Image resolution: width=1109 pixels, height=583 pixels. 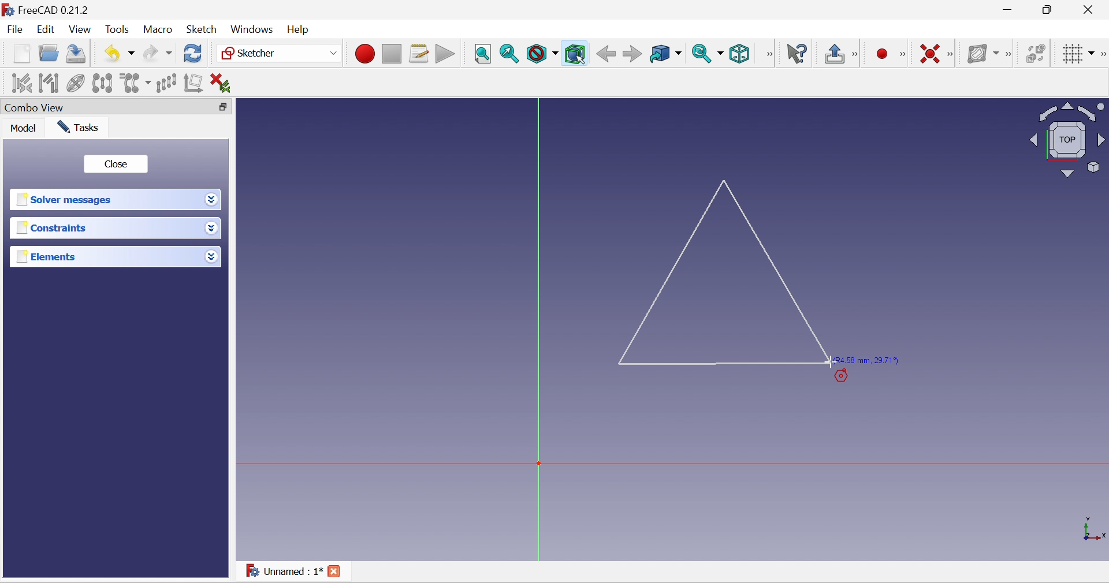 What do you see at coordinates (795, 54) in the screenshot?
I see `What's this?` at bounding box center [795, 54].